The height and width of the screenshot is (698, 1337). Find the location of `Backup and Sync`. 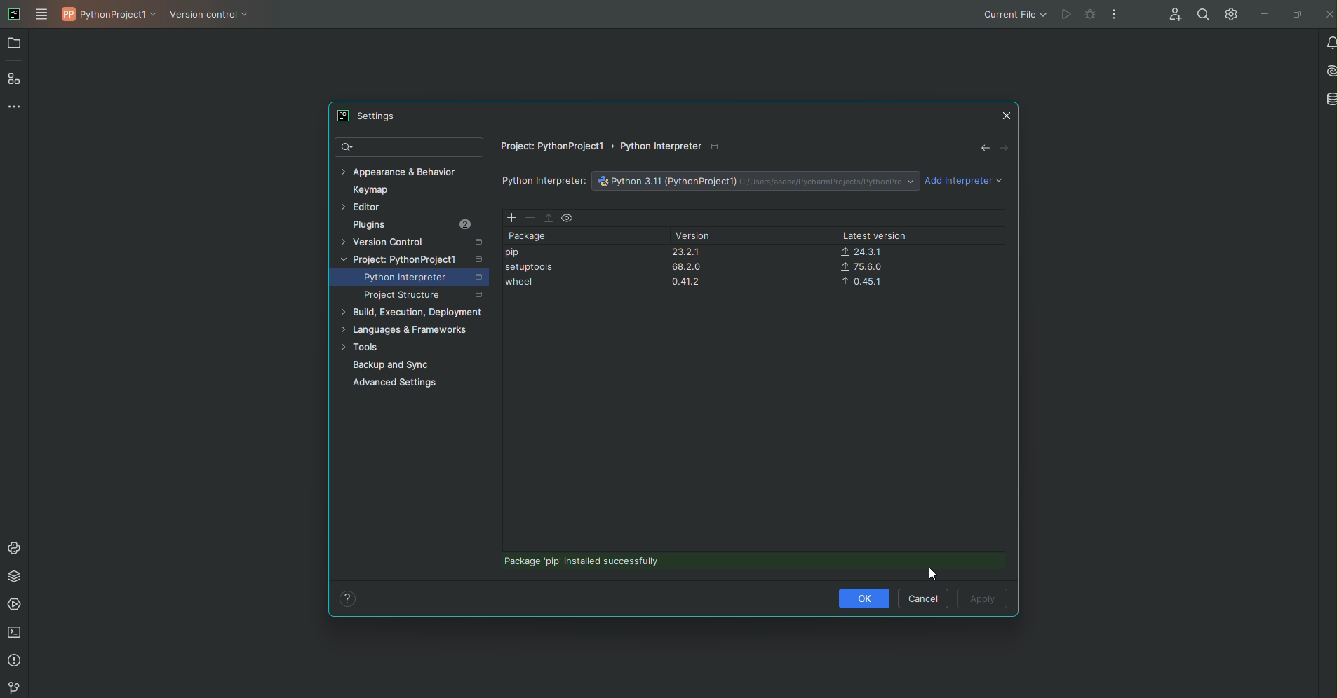

Backup and Sync is located at coordinates (392, 366).